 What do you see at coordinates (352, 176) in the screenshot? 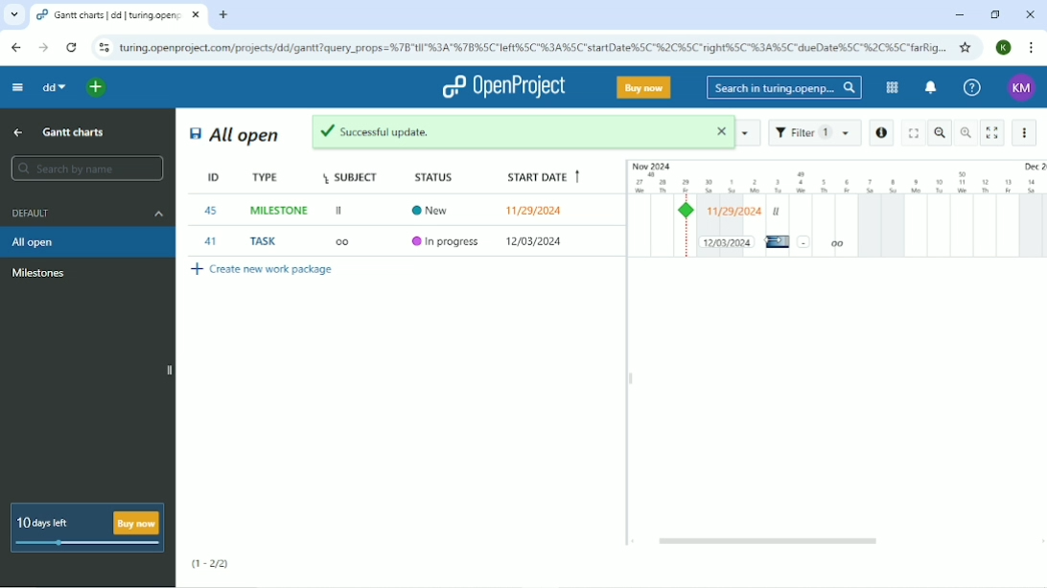
I see `Subject` at bounding box center [352, 176].